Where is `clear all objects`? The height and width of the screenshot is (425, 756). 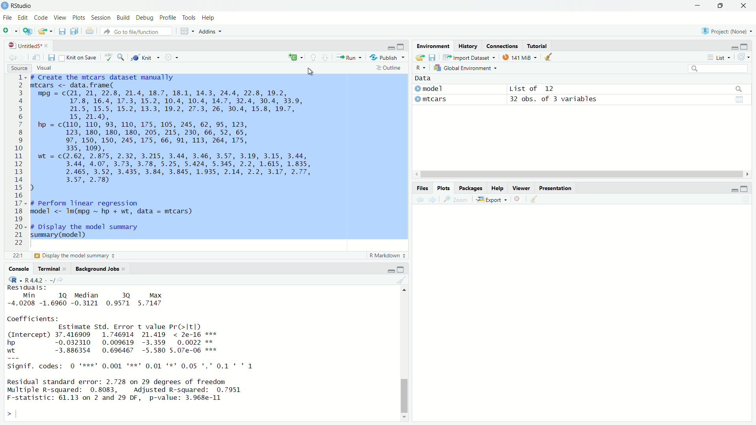
clear all objects is located at coordinates (552, 57).